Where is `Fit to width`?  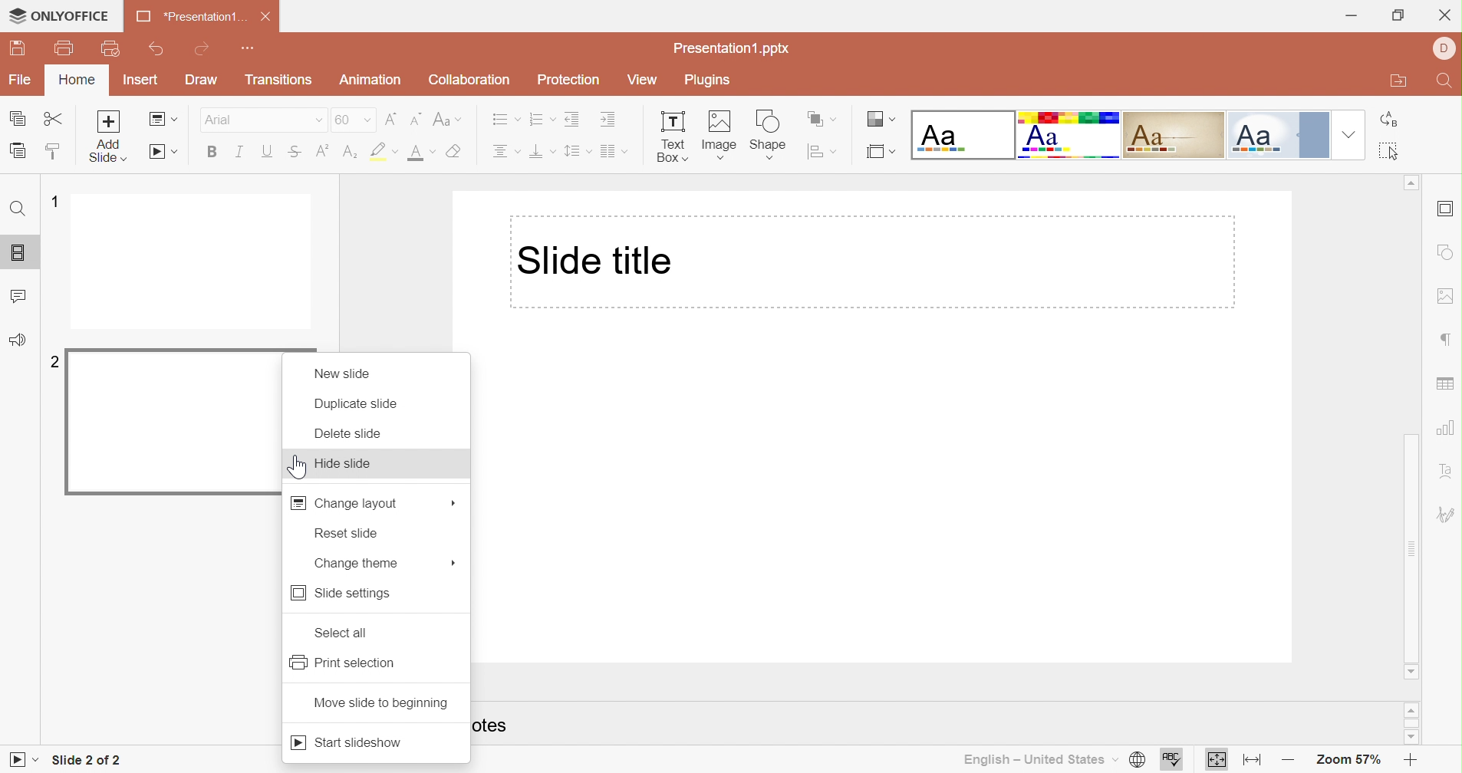 Fit to width is located at coordinates (1250, 760).